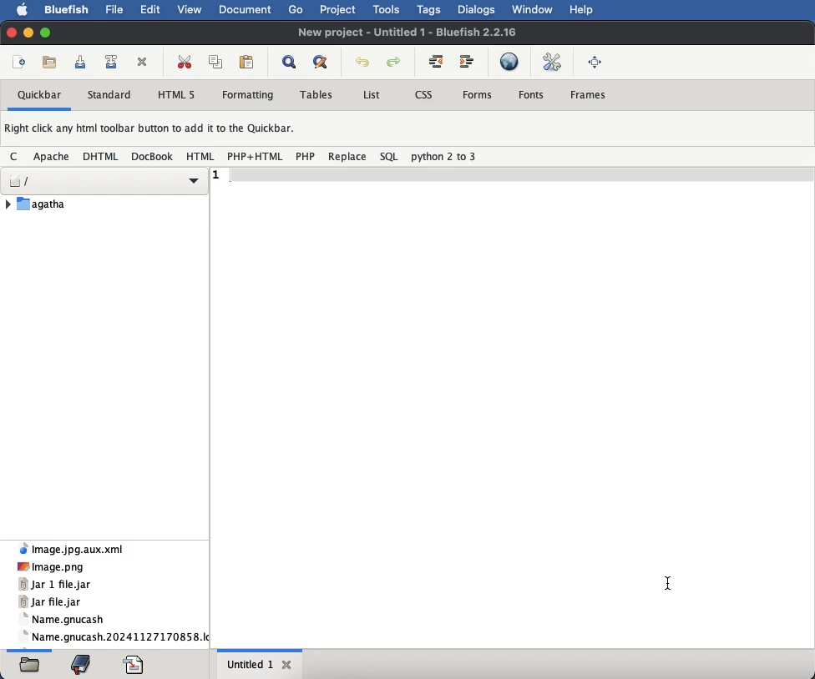 The height and width of the screenshot is (679, 815). I want to click on html, so click(200, 156).